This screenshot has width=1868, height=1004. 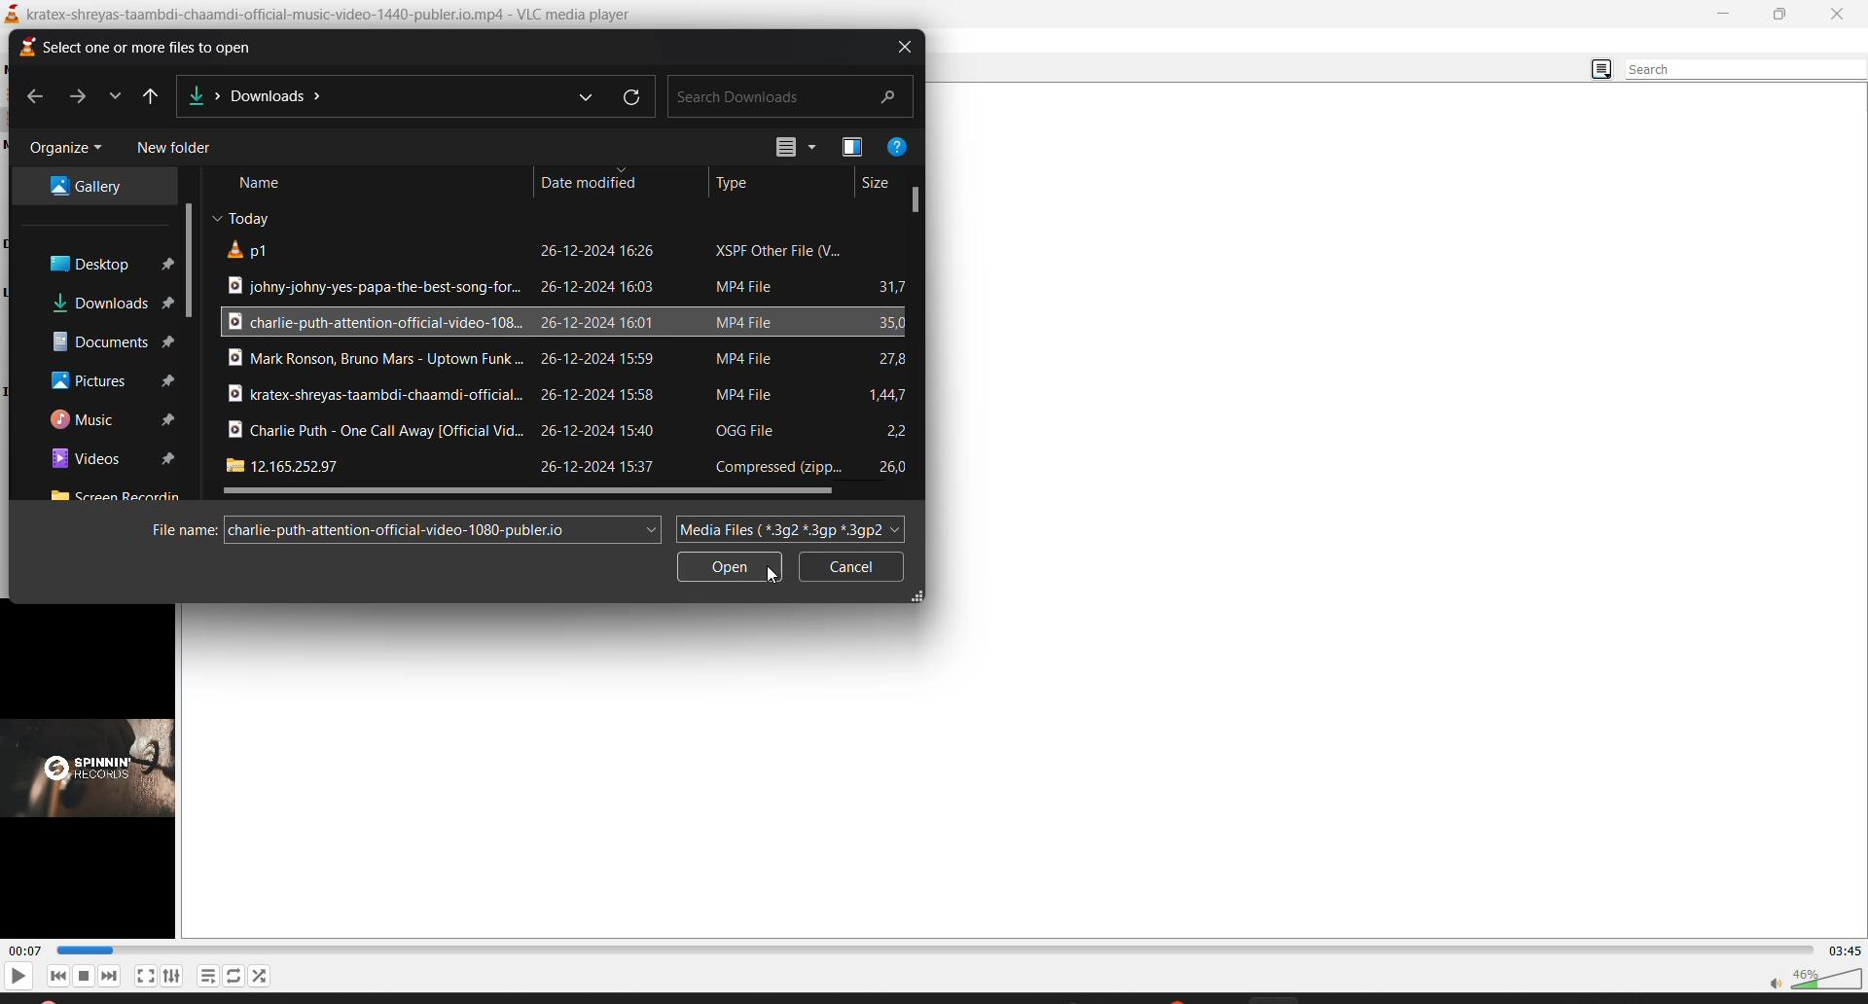 What do you see at coordinates (338, 253) in the screenshot?
I see `file title` at bounding box center [338, 253].